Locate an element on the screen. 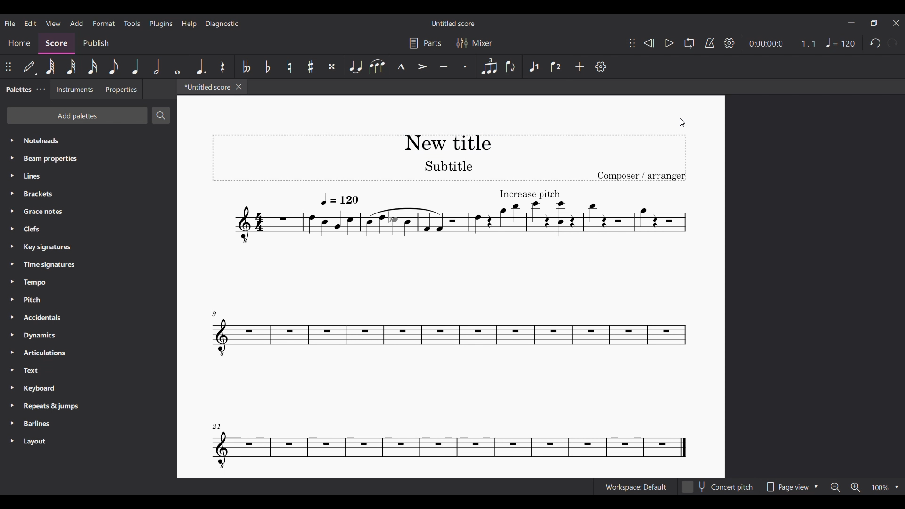 Image resolution: width=905 pixels, height=509 pixels. Quarter note is located at coordinates (136, 66).